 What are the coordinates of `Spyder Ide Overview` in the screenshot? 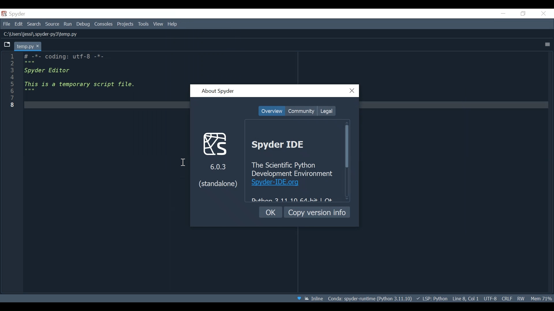 It's located at (292, 147).